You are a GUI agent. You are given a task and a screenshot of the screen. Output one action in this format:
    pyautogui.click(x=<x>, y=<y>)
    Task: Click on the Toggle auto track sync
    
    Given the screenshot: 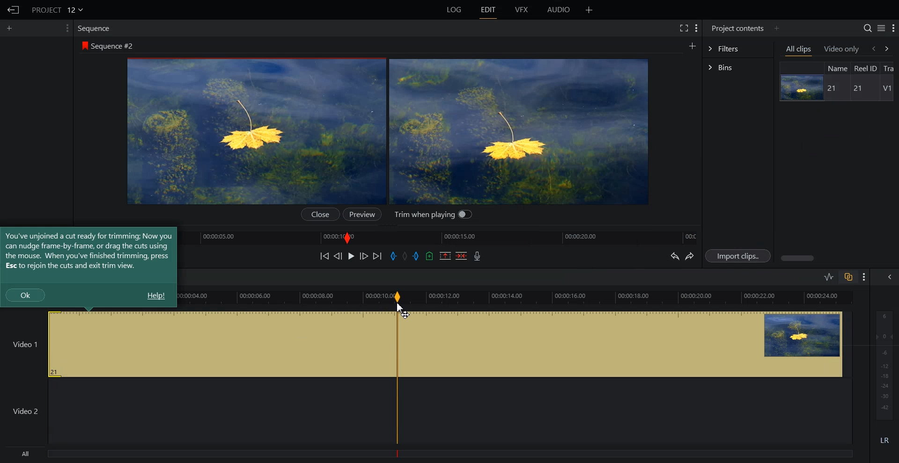 What is the action you would take?
    pyautogui.click(x=848, y=276)
    